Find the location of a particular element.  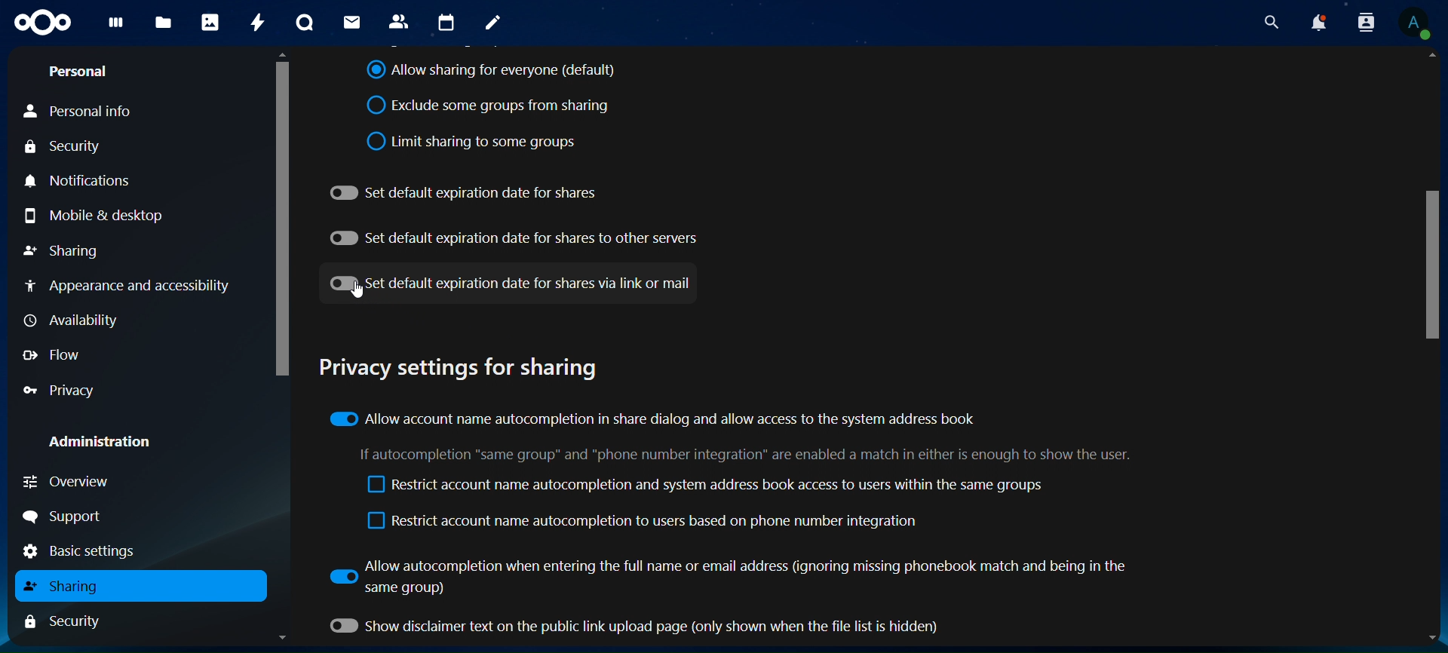

mobile & desktop is located at coordinates (95, 217).